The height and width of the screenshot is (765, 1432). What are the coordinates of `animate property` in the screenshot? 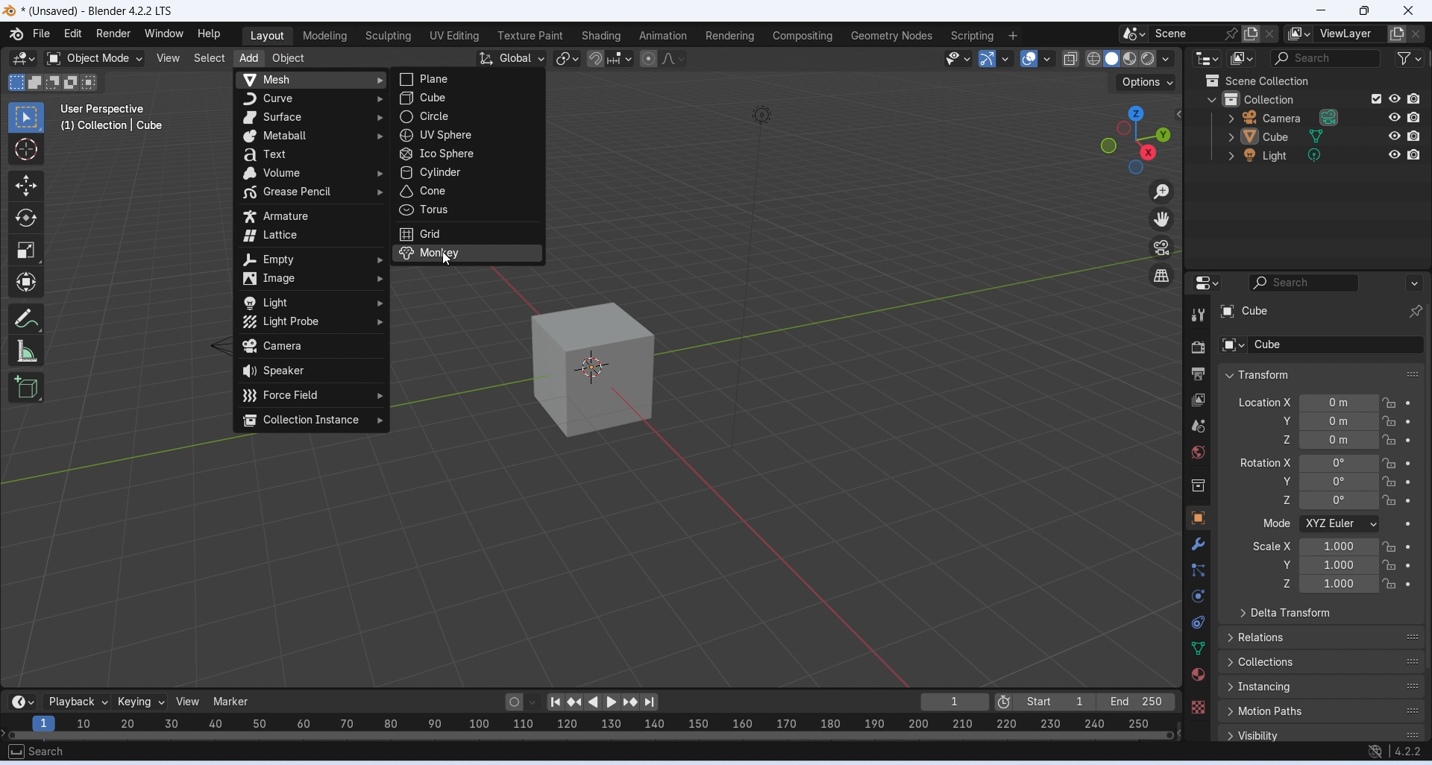 It's located at (1407, 525).